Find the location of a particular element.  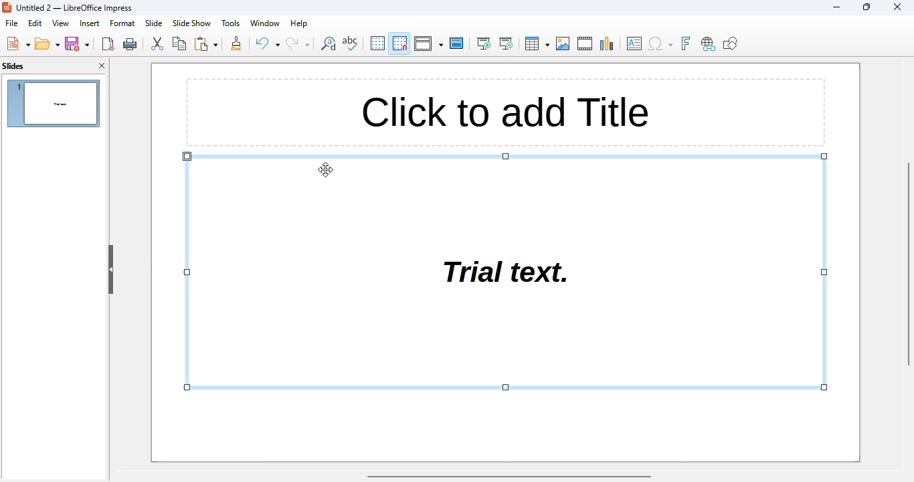

window is located at coordinates (264, 23).